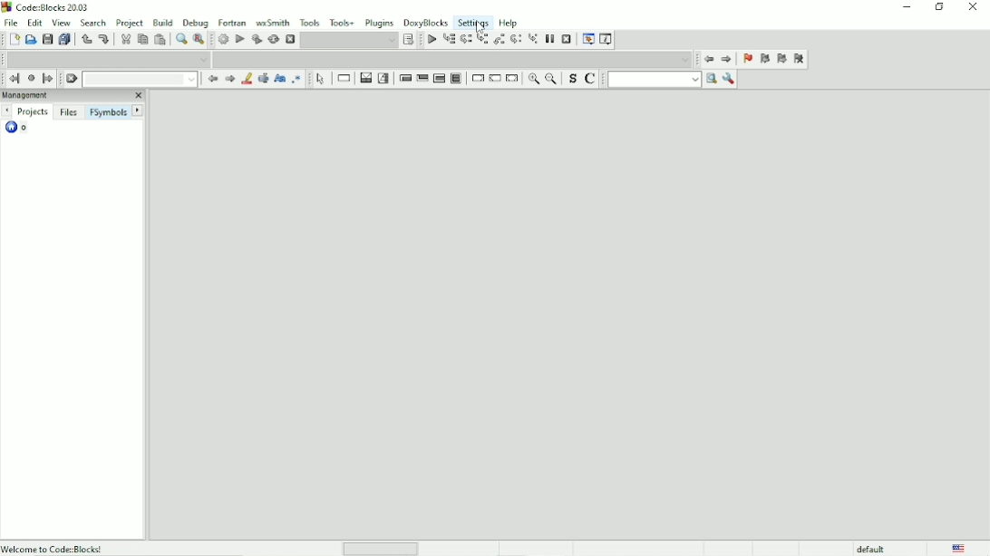  What do you see at coordinates (474, 22) in the screenshot?
I see `Settings` at bounding box center [474, 22].